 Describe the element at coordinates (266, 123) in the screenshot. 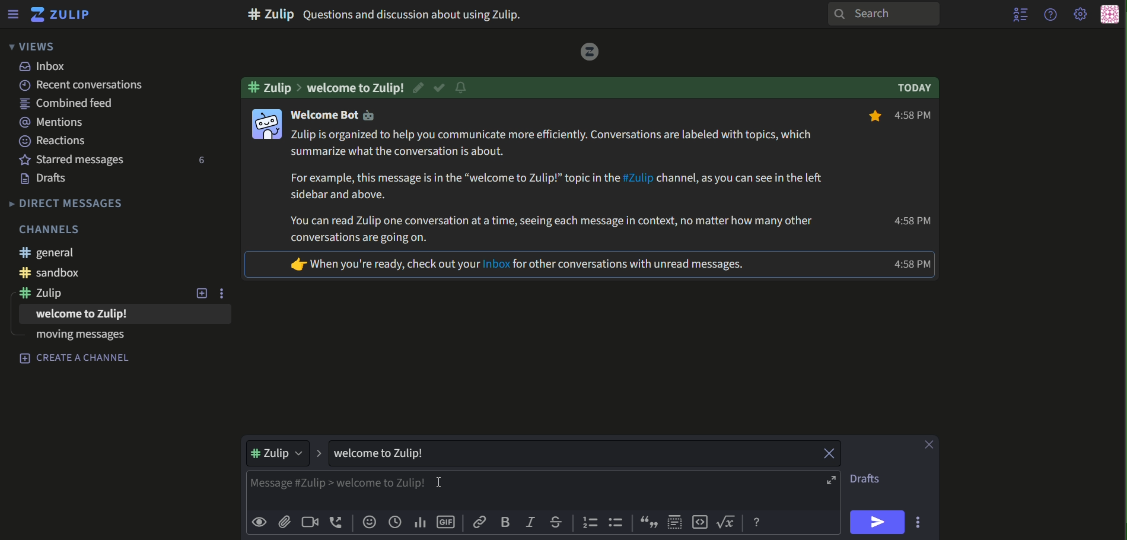

I see `icon` at that location.